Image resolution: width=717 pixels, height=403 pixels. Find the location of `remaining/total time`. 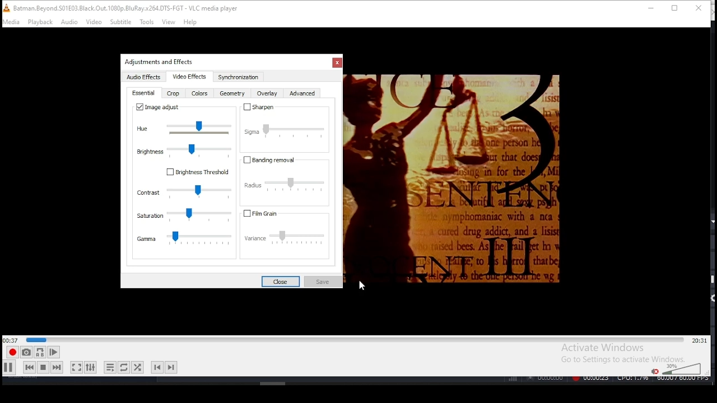

remaining/total time is located at coordinates (699, 340).